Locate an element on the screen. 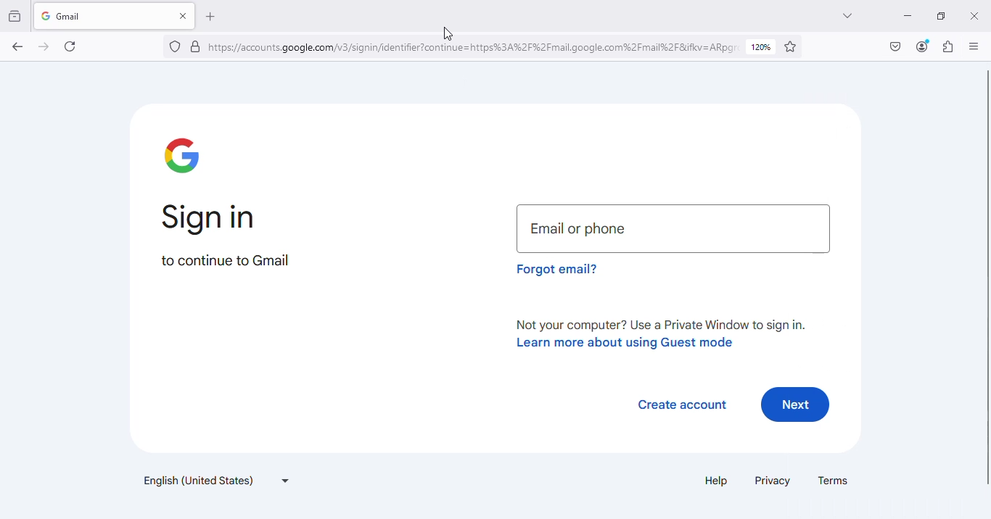 This screenshot has width=991, height=519. no trackers known to firefox were detected on this page is located at coordinates (176, 46).